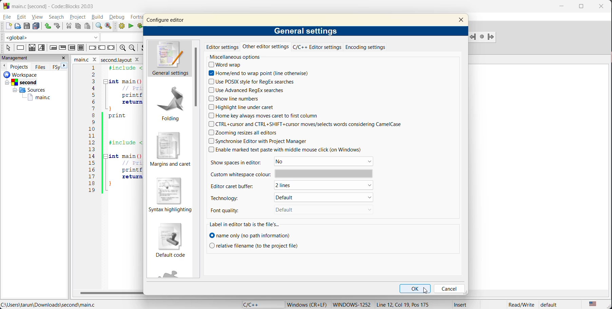 This screenshot has height=309, width=612. Describe the element at coordinates (59, 5) in the screenshot. I see `app name and file name` at that location.